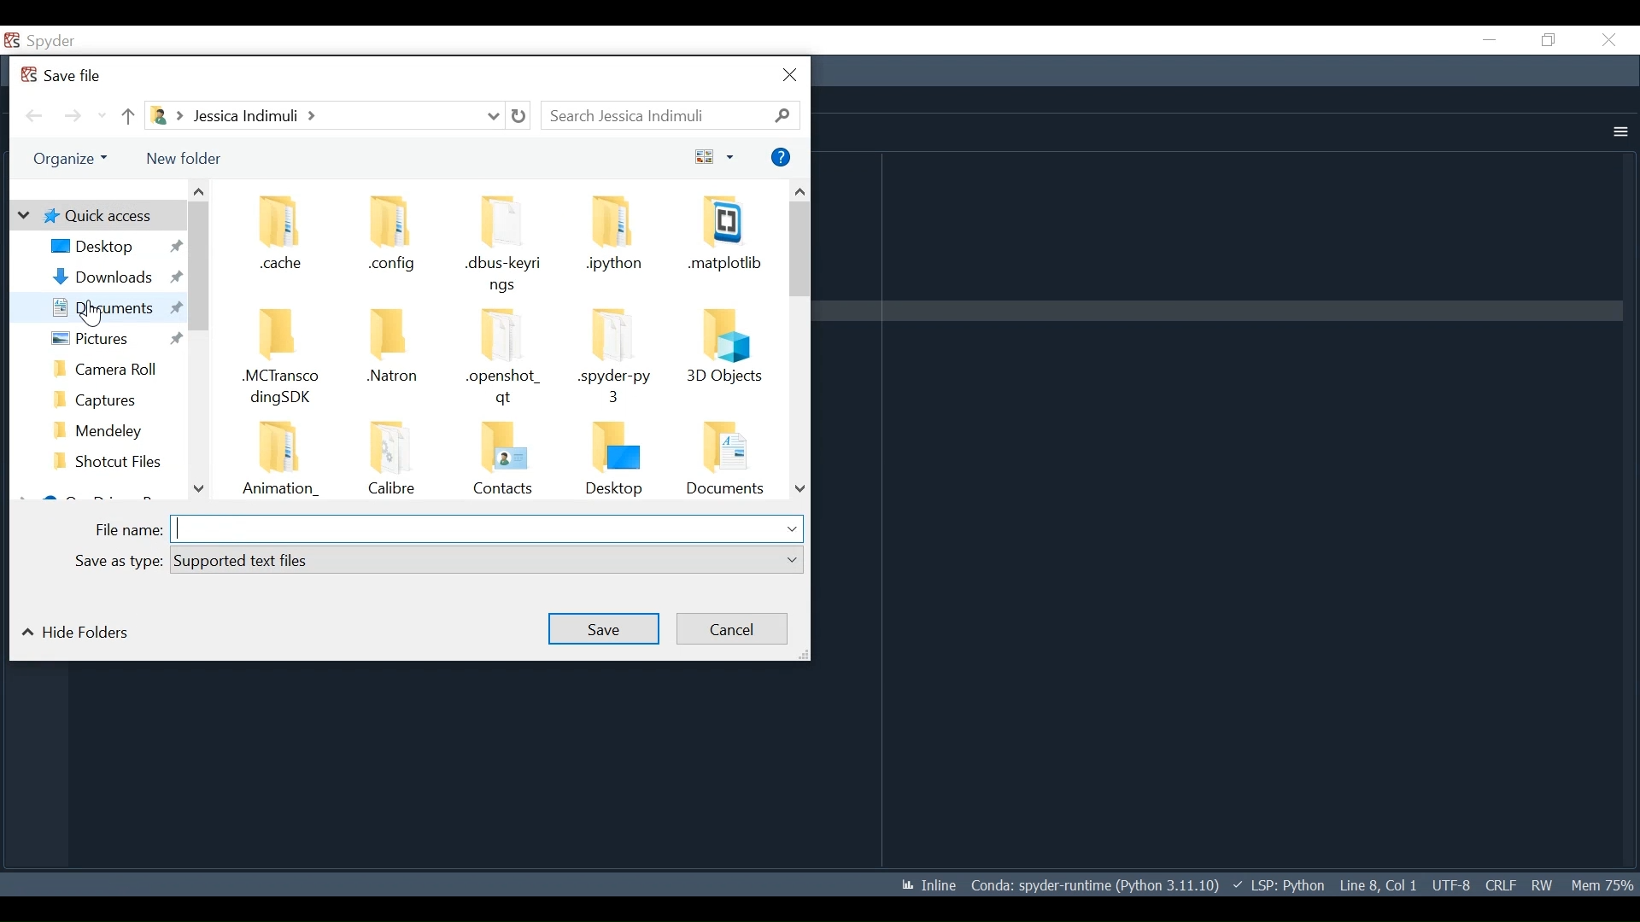 The height and width of the screenshot is (922, 1640). What do you see at coordinates (1274, 884) in the screenshot?
I see `Language` at bounding box center [1274, 884].